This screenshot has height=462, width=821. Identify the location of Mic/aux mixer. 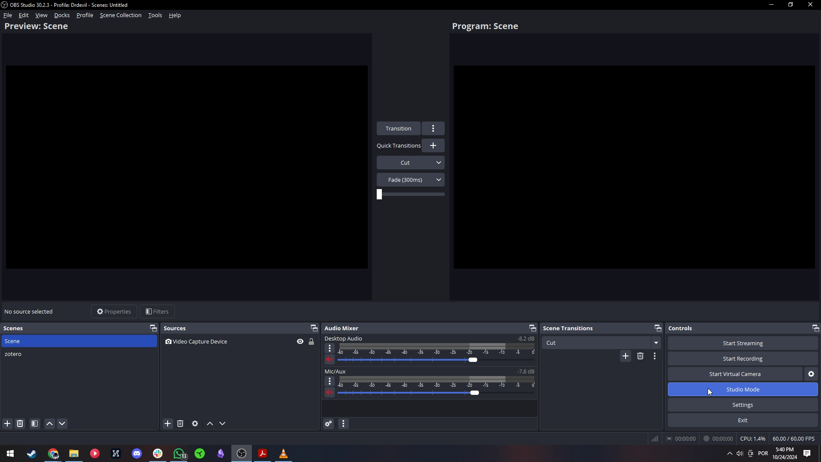
(429, 383).